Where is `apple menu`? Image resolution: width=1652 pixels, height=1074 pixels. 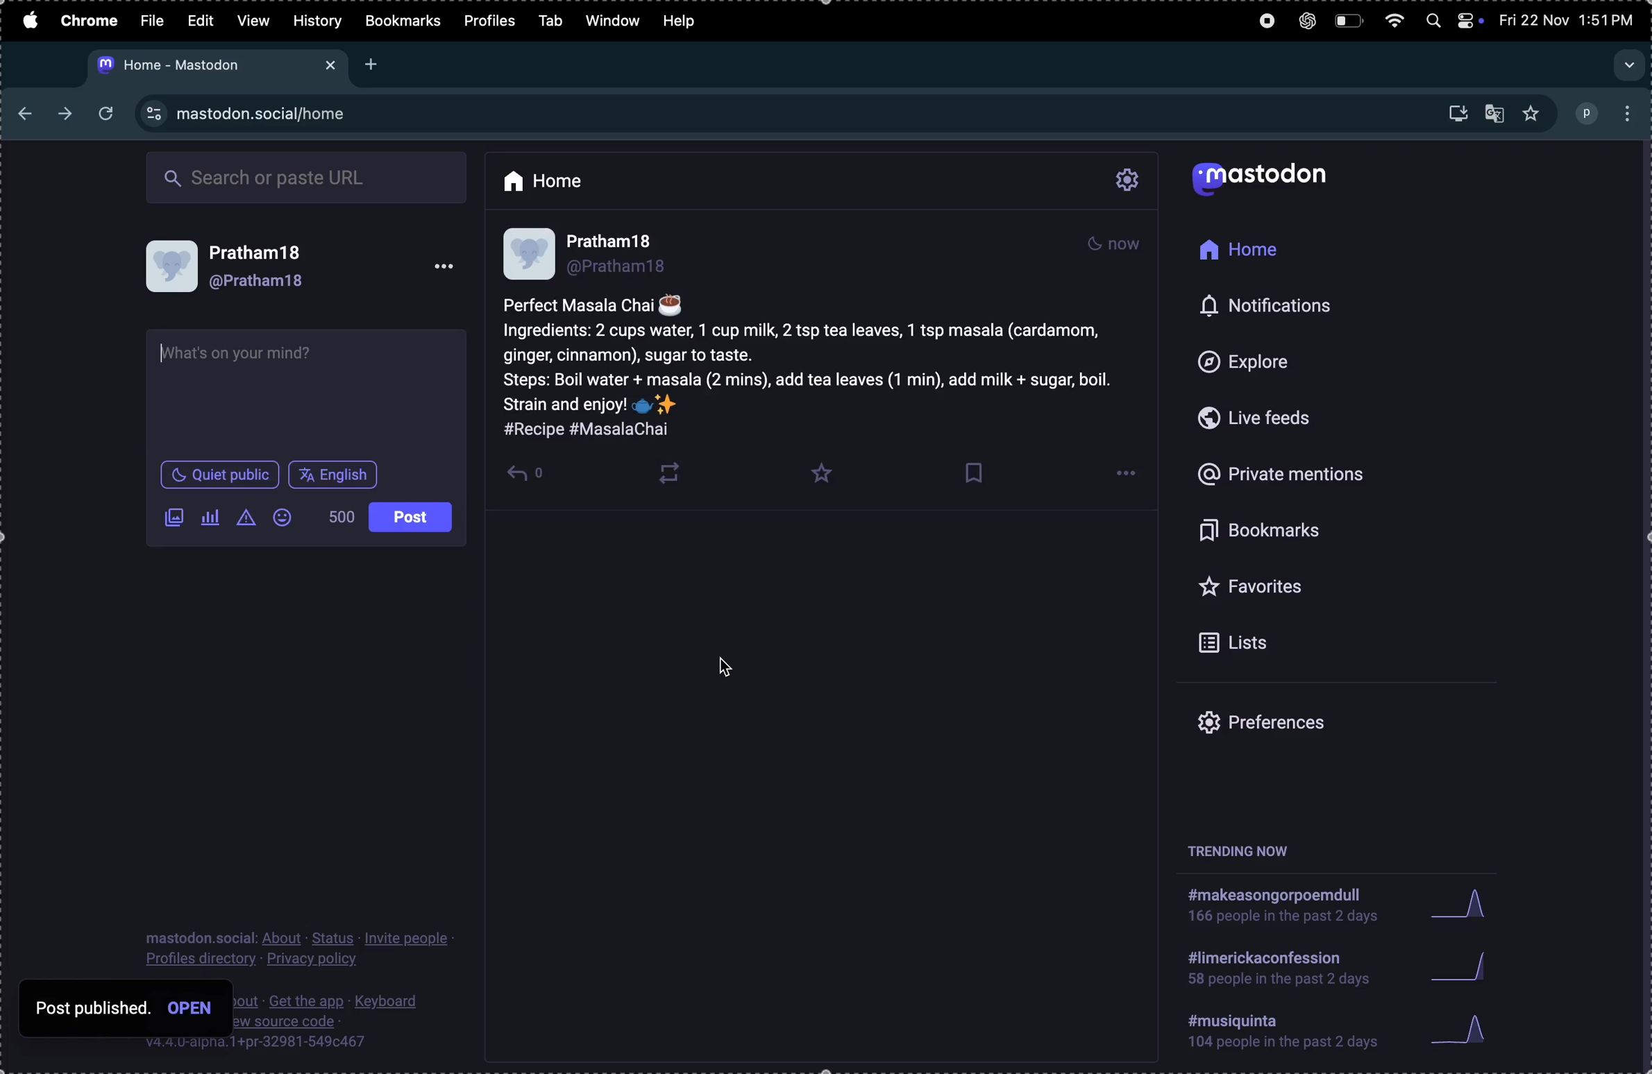 apple menu is located at coordinates (28, 20).